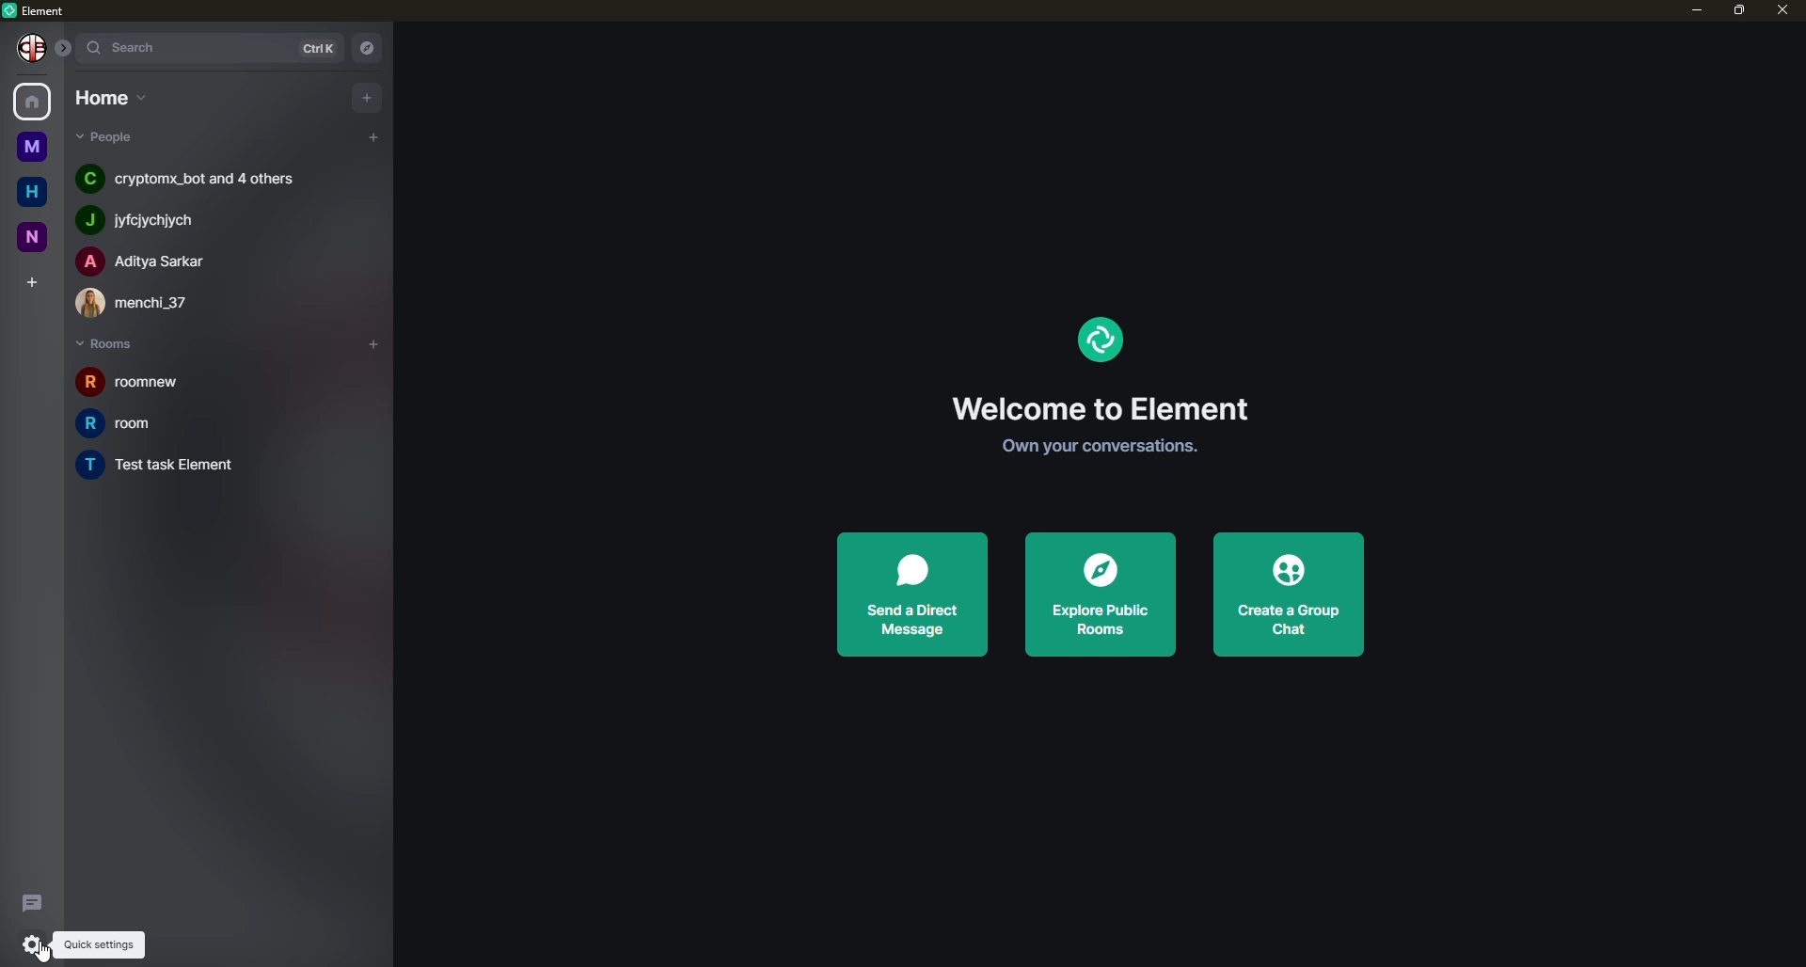  Describe the element at coordinates (149, 220) in the screenshot. I see `people` at that location.